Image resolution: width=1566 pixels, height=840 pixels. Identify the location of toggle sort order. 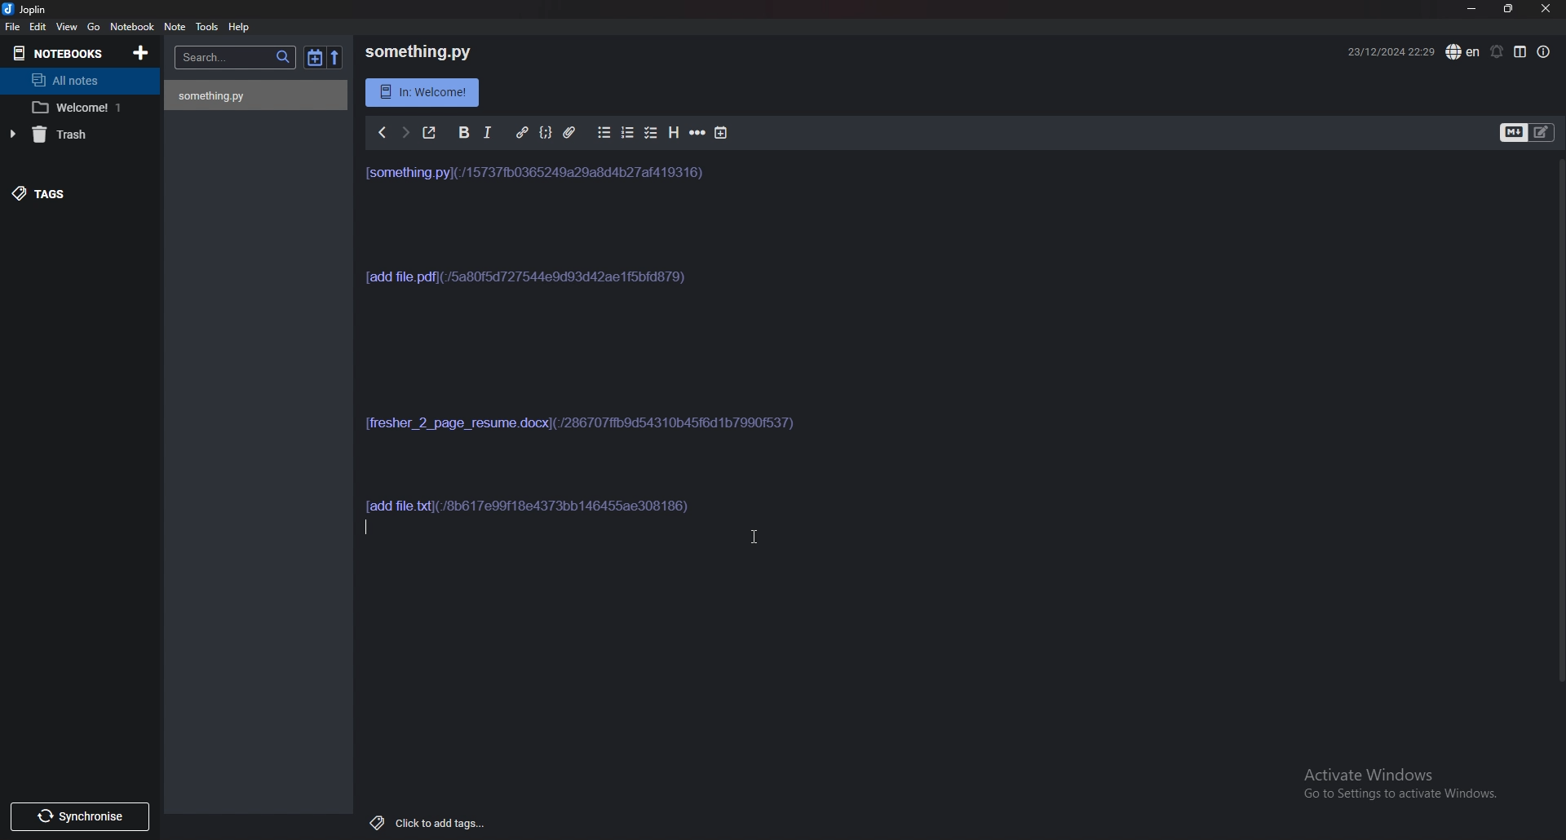
(315, 56).